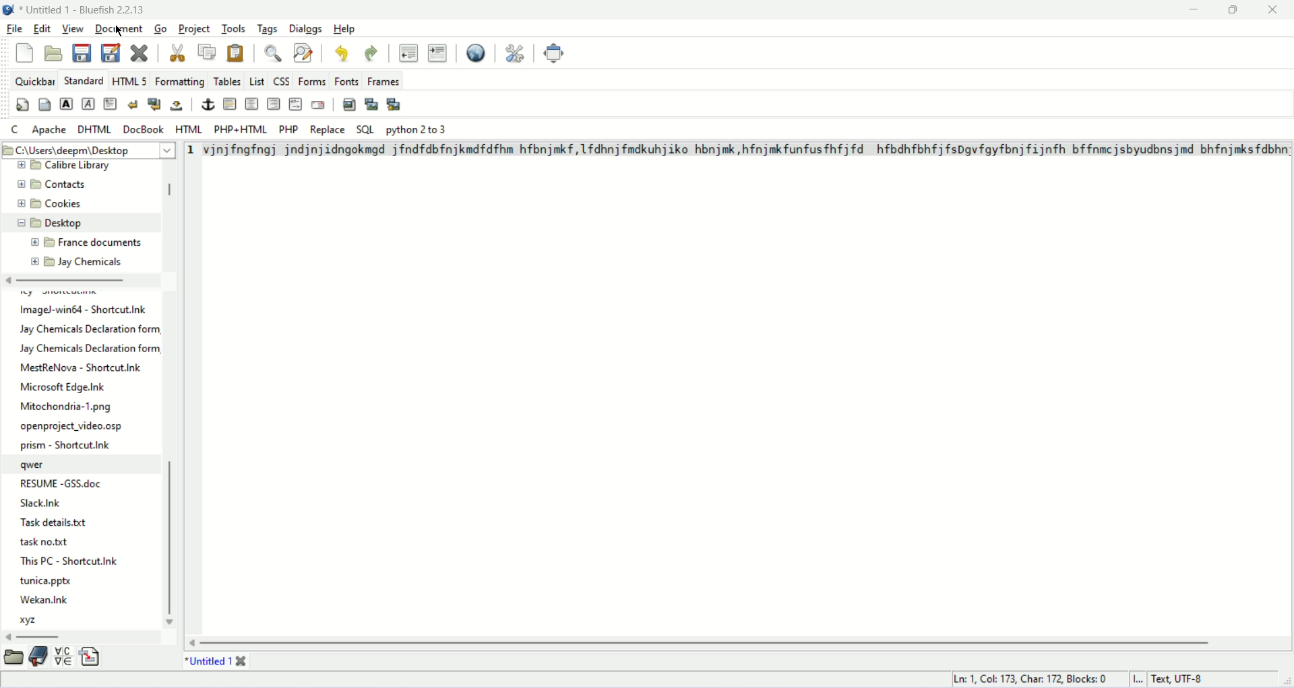 This screenshot has height=688, width=1294. I want to click on cut, so click(176, 52).